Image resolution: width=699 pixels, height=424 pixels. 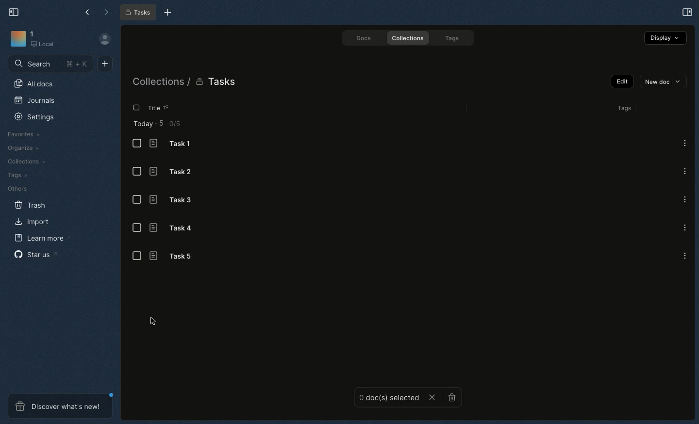 What do you see at coordinates (158, 83) in the screenshot?
I see `Collections` at bounding box center [158, 83].